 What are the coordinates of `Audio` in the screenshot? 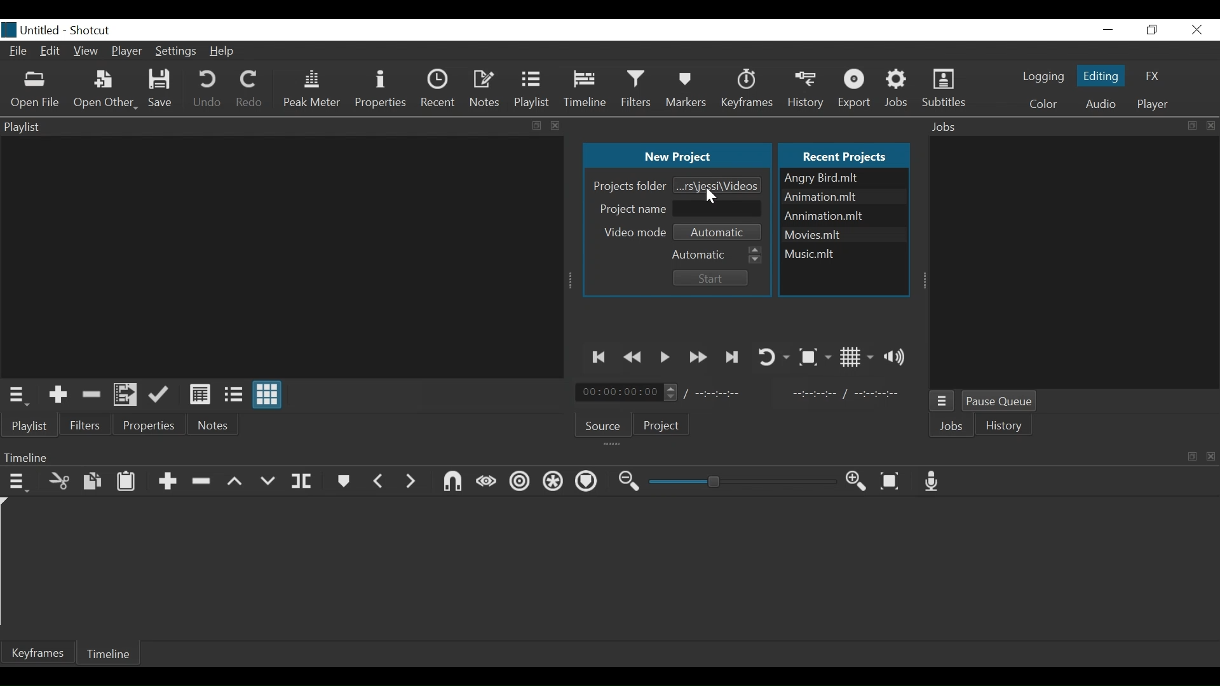 It's located at (1100, 104).